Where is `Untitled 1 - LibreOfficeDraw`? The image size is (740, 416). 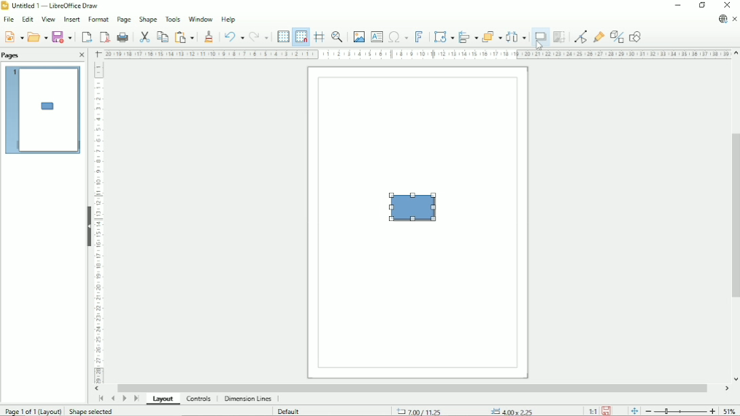
Untitled 1 - LibreOfficeDraw is located at coordinates (52, 5).